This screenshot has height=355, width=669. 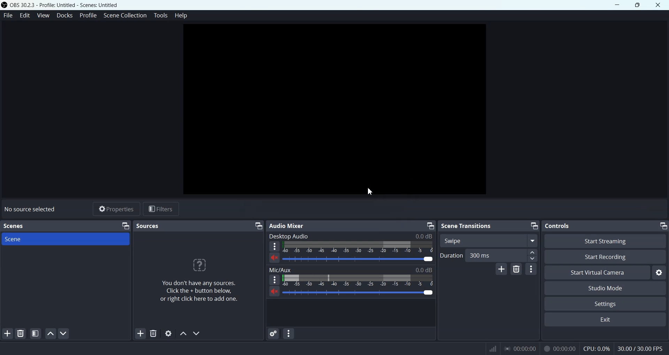 What do you see at coordinates (451, 255) in the screenshot?
I see `Duration` at bounding box center [451, 255].